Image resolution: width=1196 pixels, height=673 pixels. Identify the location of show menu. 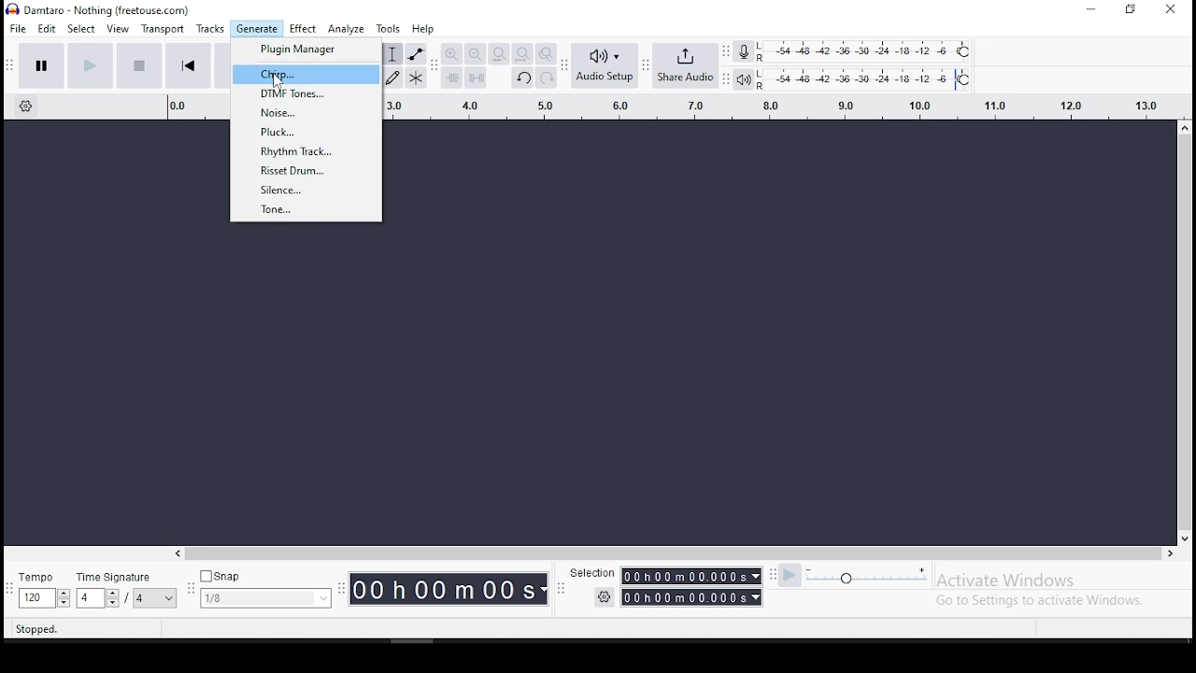
(561, 594).